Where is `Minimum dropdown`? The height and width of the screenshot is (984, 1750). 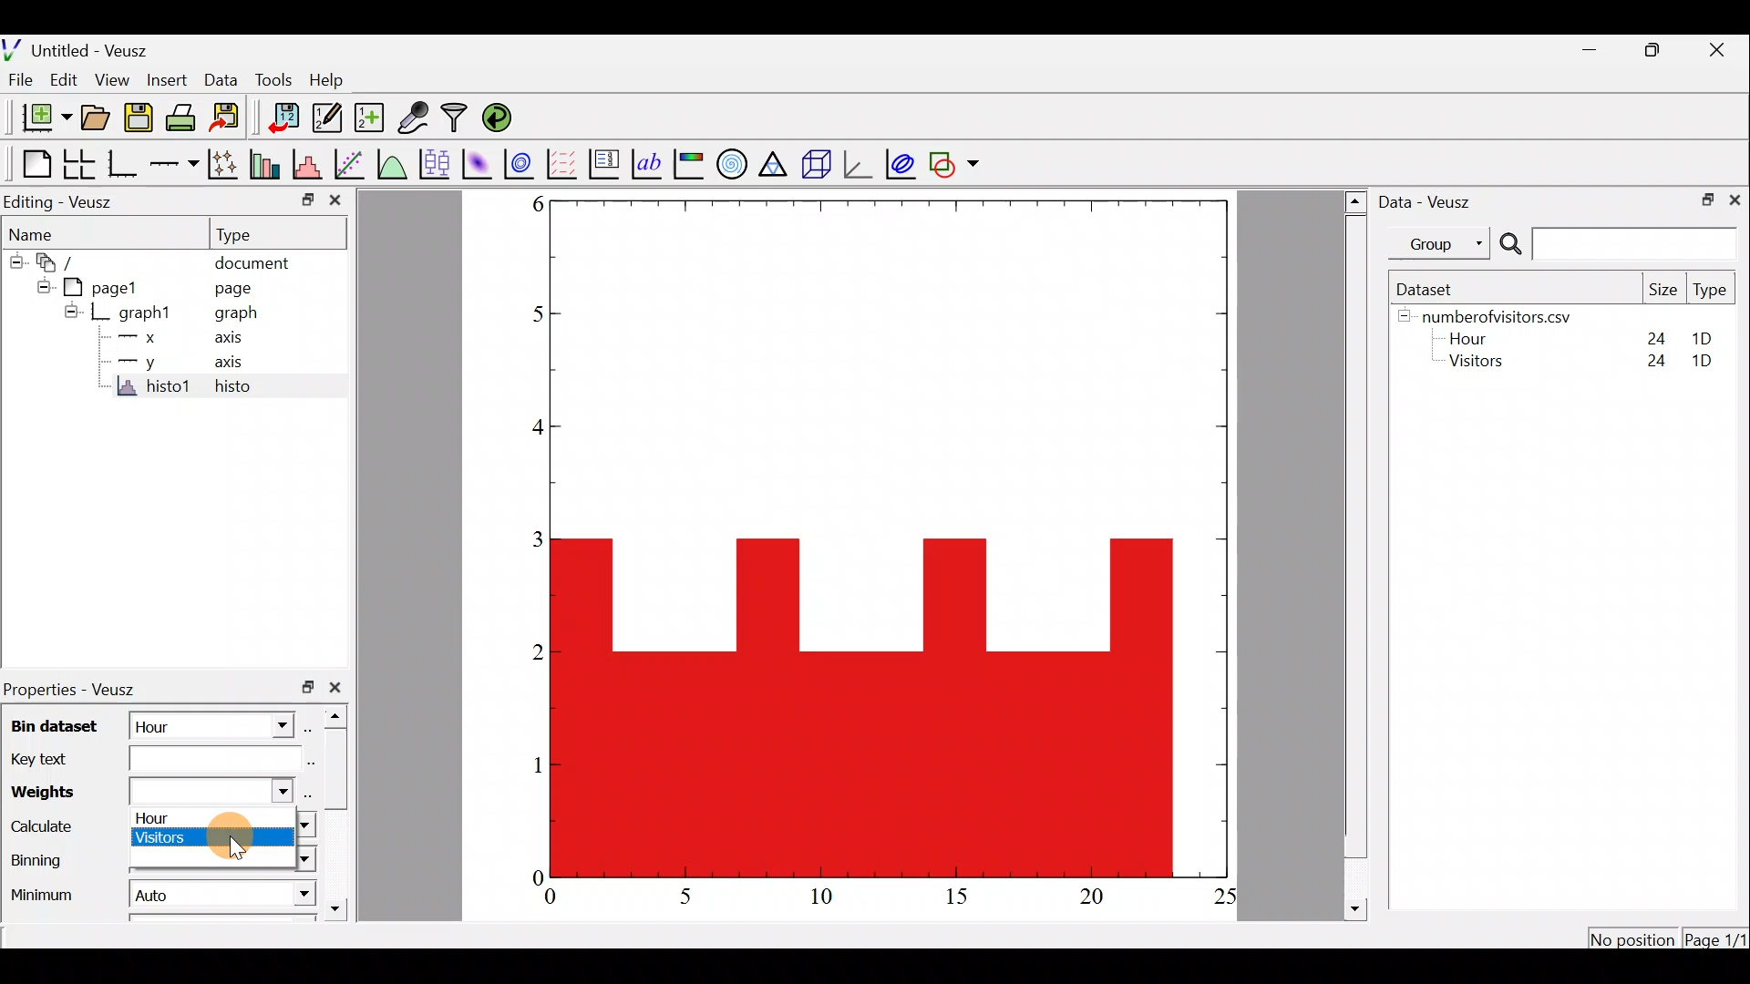
Minimum dropdown is located at coordinates (277, 896).